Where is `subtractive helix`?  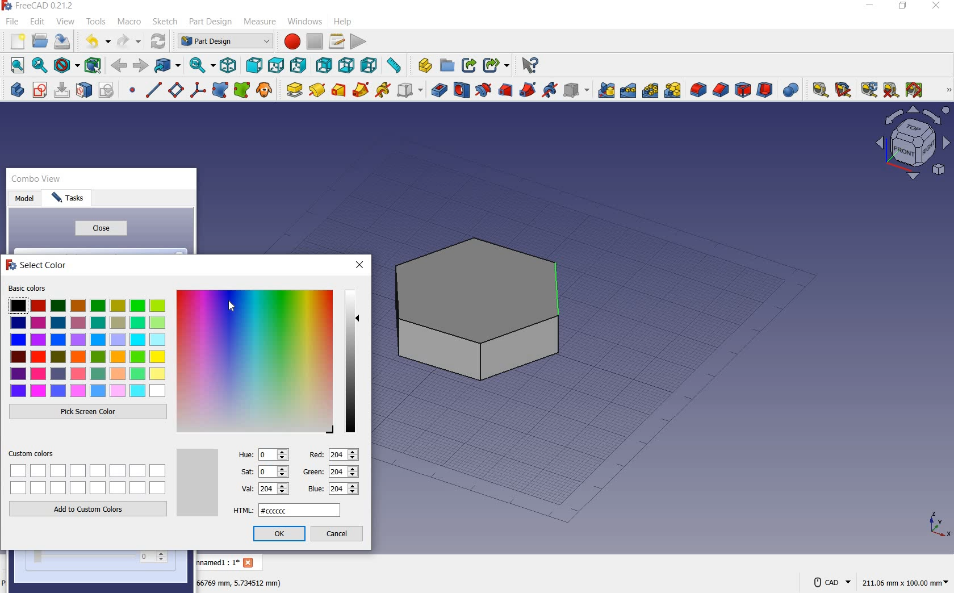
subtractive helix is located at coordinates (550, 91).